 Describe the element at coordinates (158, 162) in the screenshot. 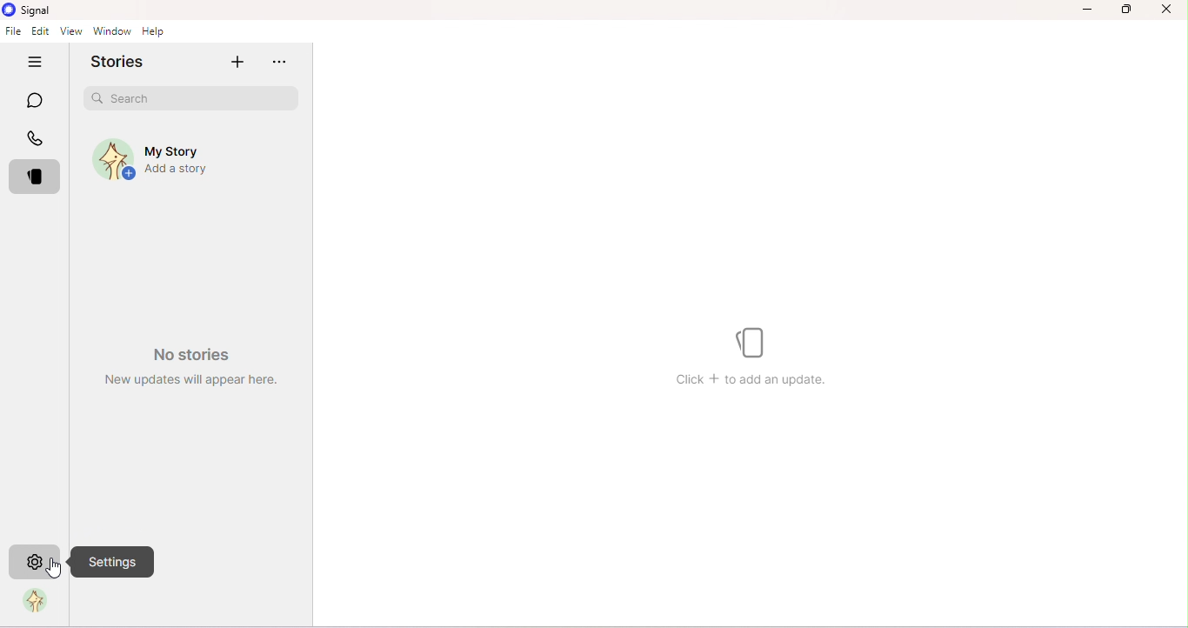

I see `My story` at that location.